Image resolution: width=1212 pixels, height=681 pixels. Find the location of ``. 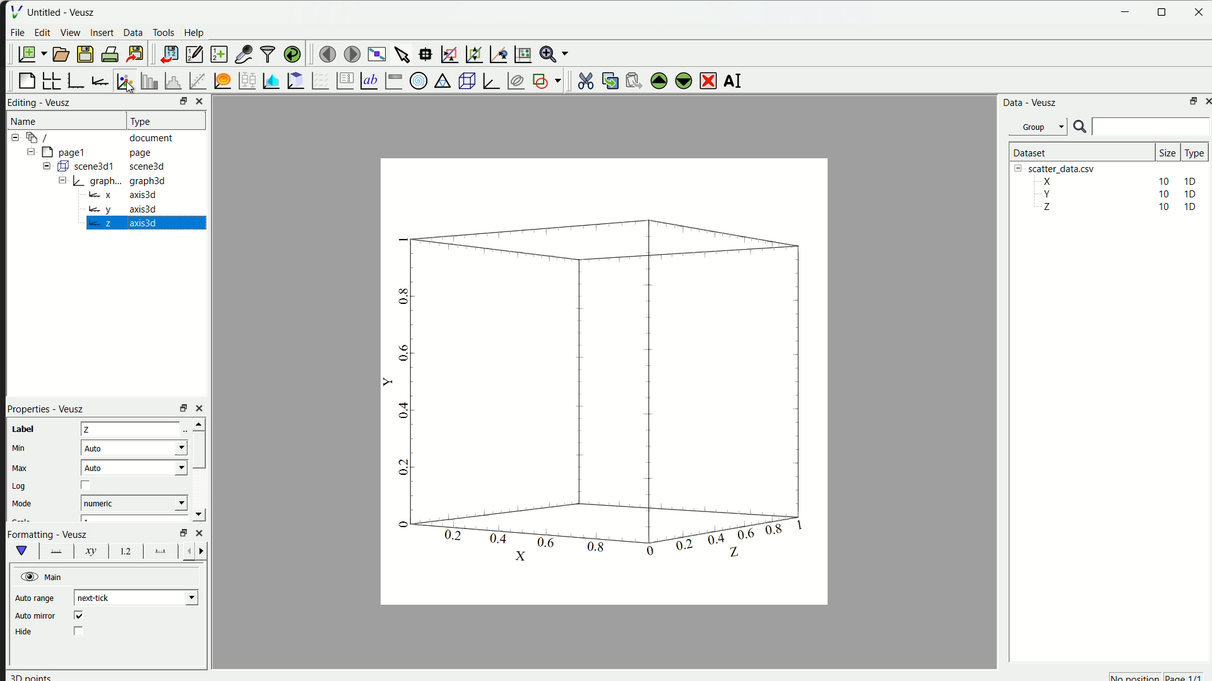

 is located at coordinates (182, 532).